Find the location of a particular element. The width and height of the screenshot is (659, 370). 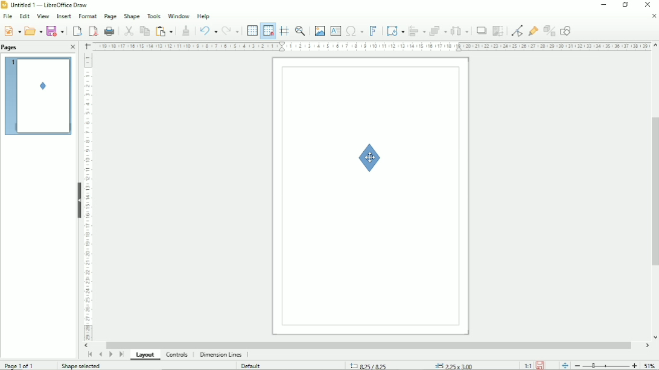

Horizontal scrollbar is located at coordinates (368, 345).